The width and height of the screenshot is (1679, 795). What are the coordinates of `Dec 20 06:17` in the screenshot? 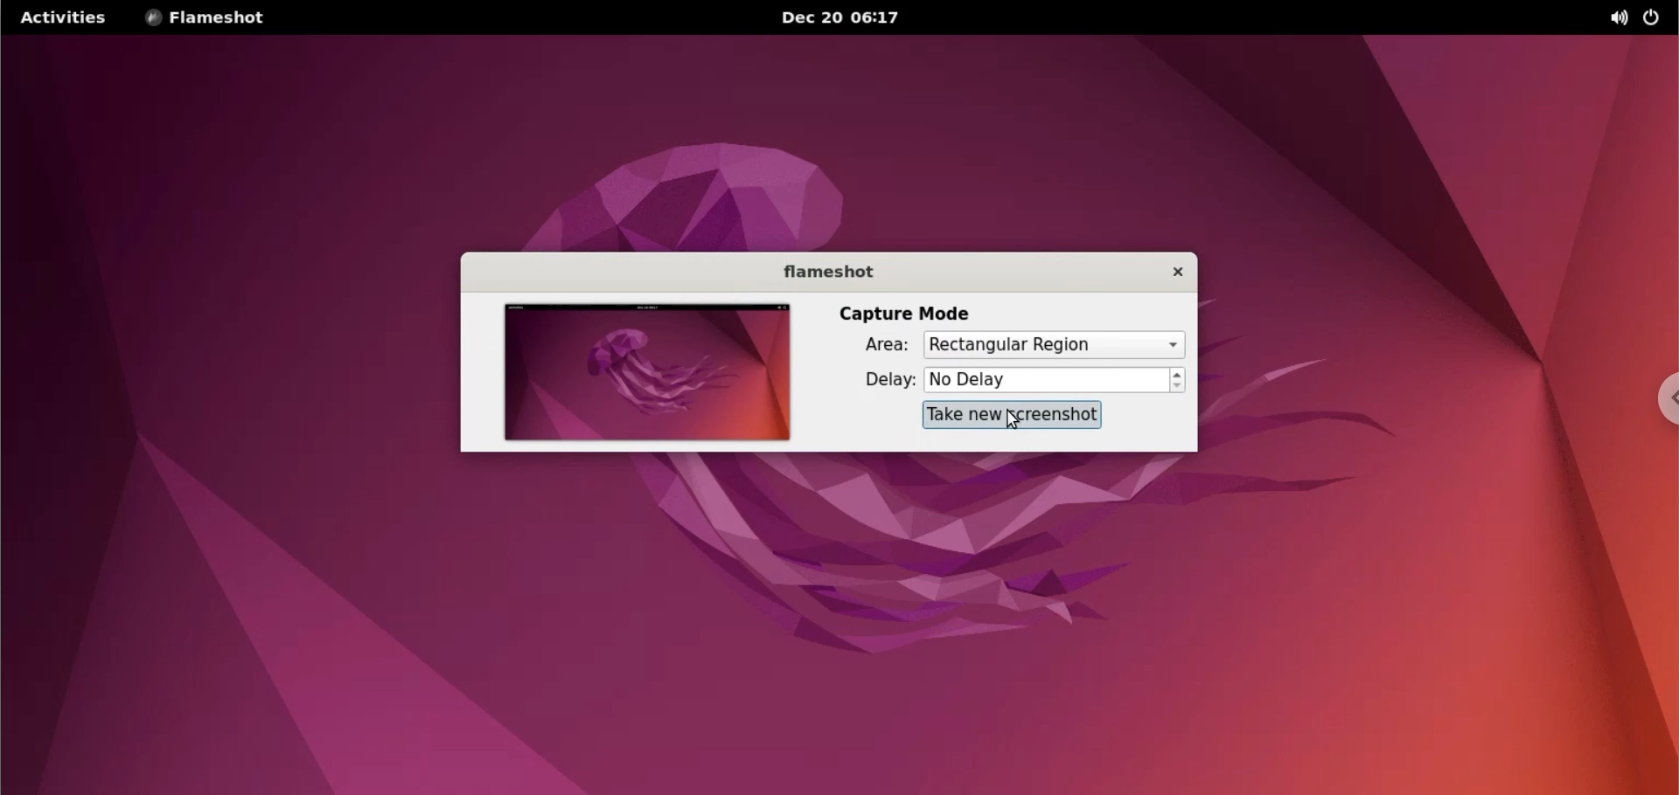 It's located at (853, 17).